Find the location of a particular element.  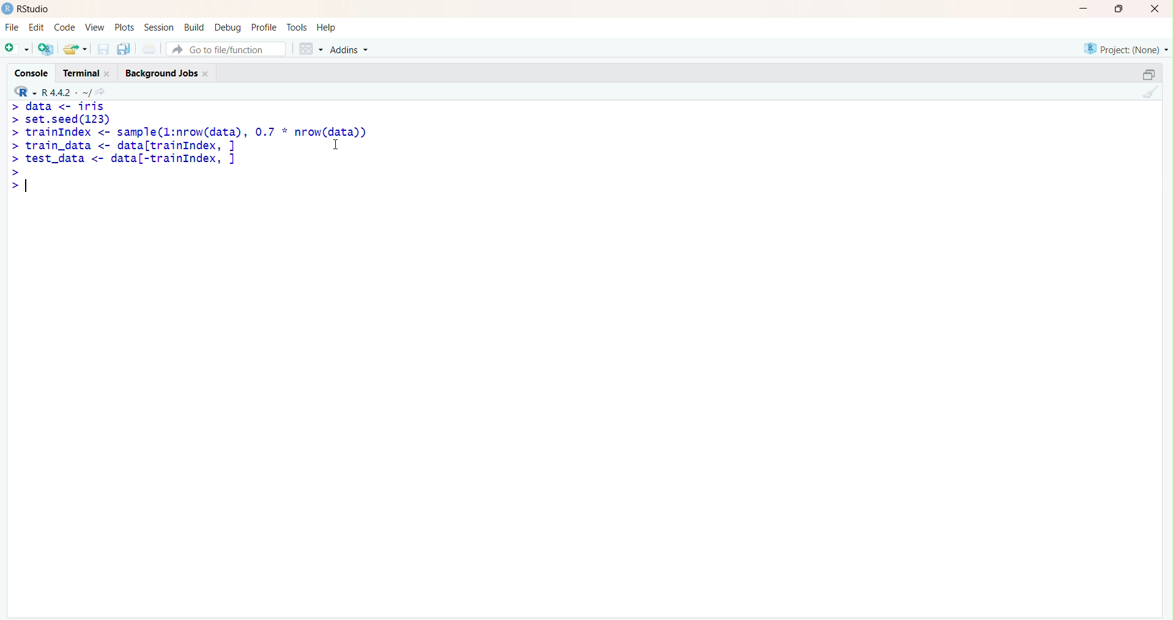

Minimize is located at coordinates (1084, 8).